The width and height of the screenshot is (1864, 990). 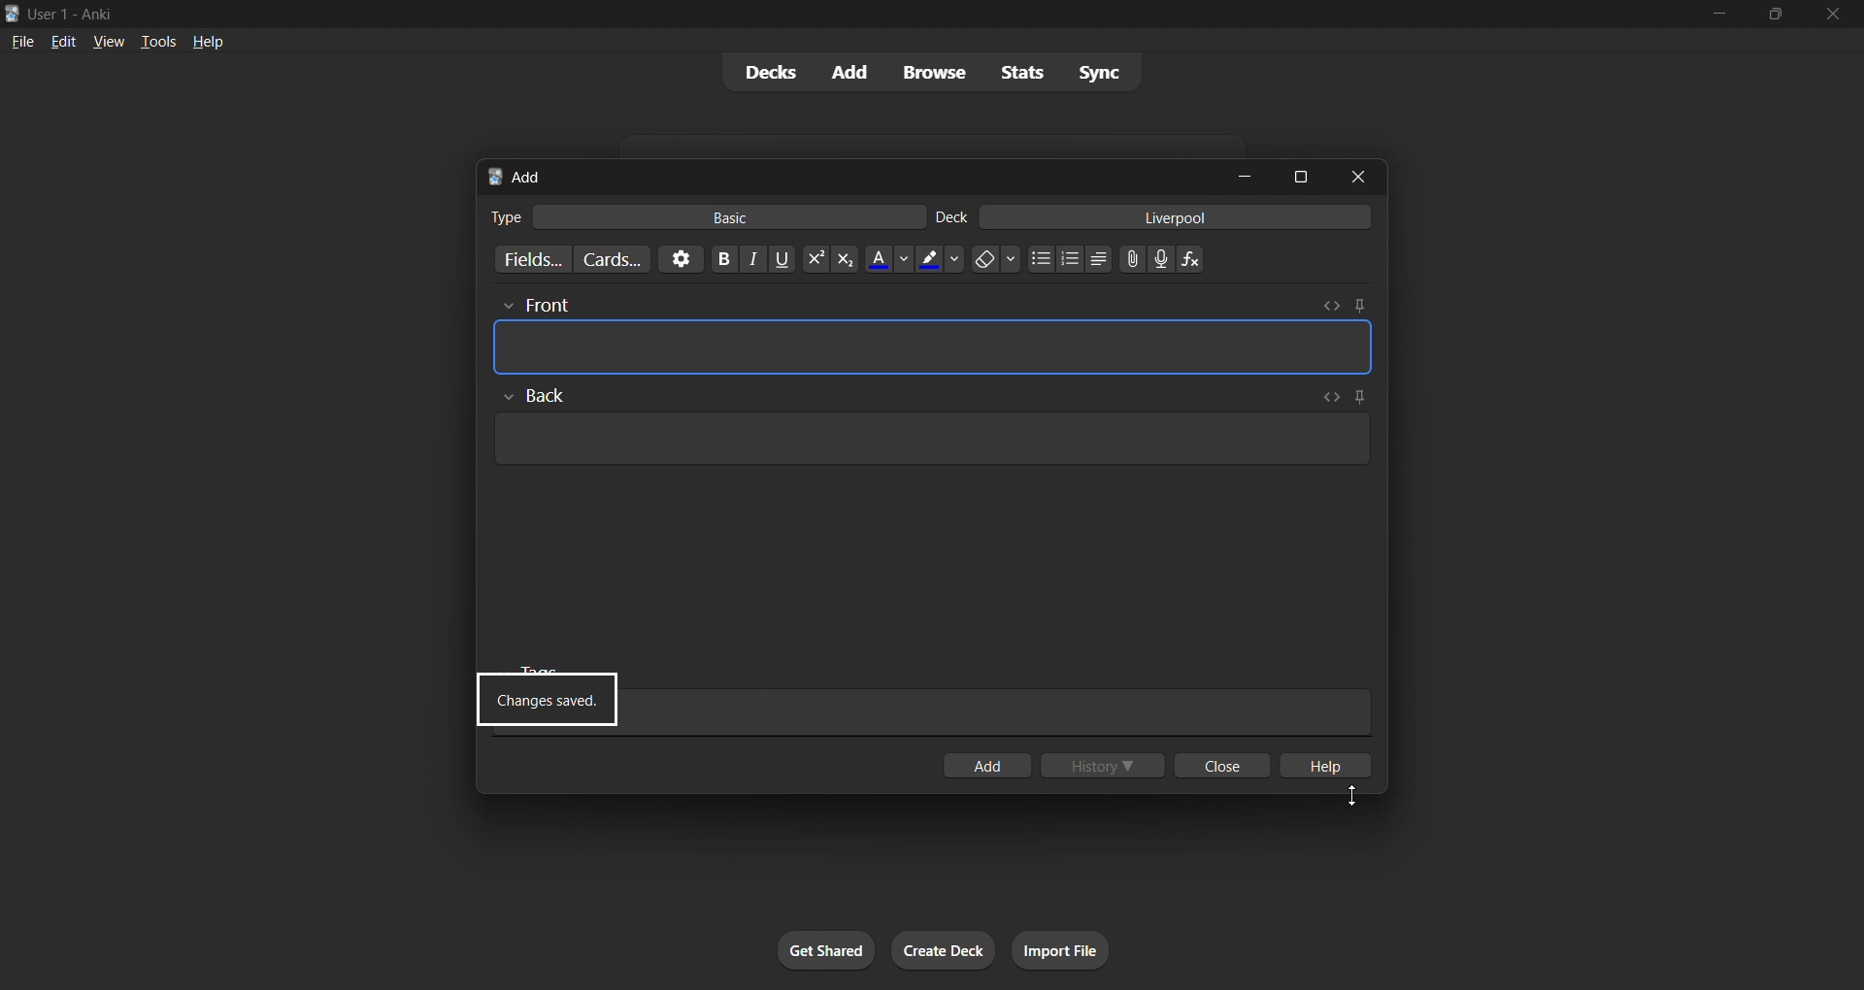 I want to click on pin, so click(x=1361, y=393).